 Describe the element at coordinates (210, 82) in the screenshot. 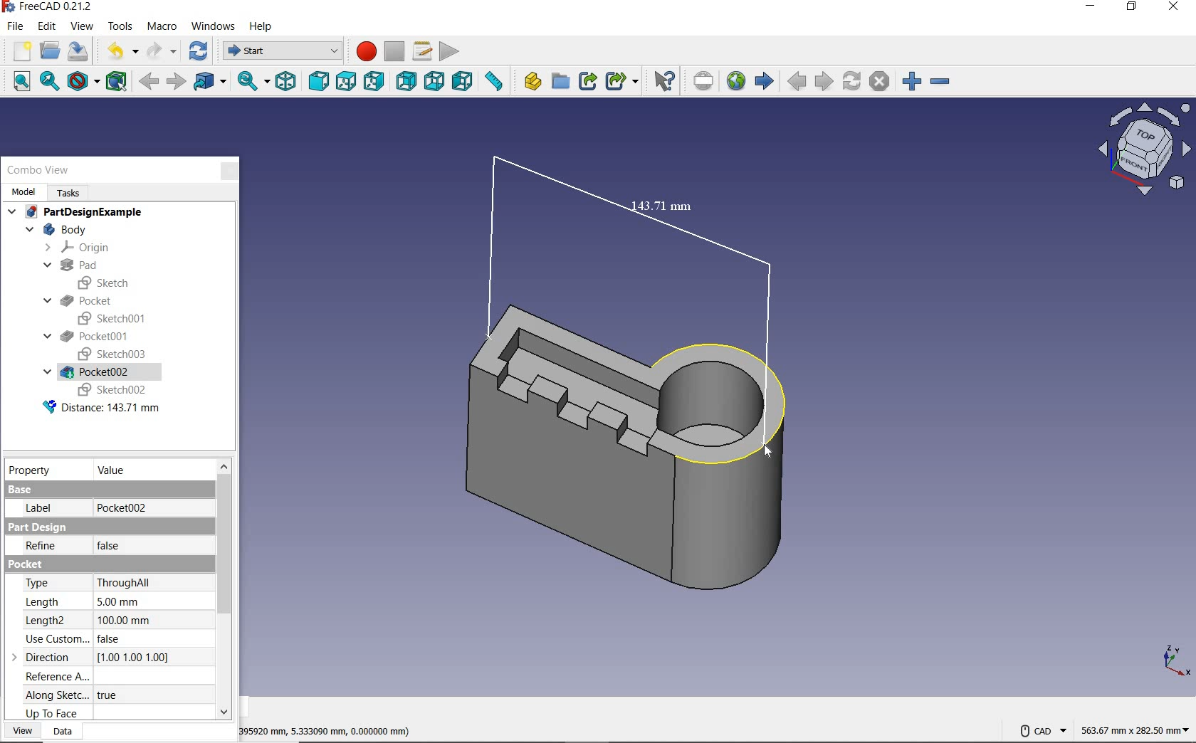

I see `go to linked object` at that location.